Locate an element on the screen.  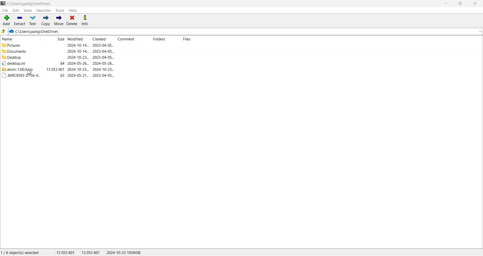
2024-10-23 is located at coordinates (104, 69).